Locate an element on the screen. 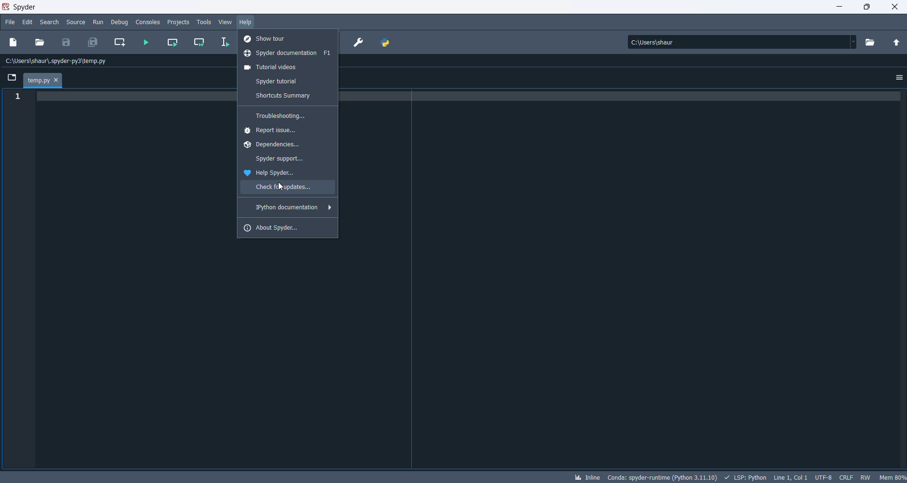 This screenshot has height=483, width=907. file control is located at coordinates (865, 477).